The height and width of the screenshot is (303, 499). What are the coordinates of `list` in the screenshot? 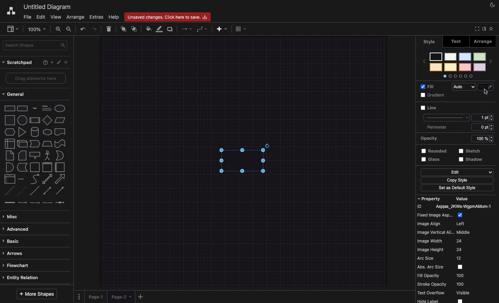 It's located at (9, 179).